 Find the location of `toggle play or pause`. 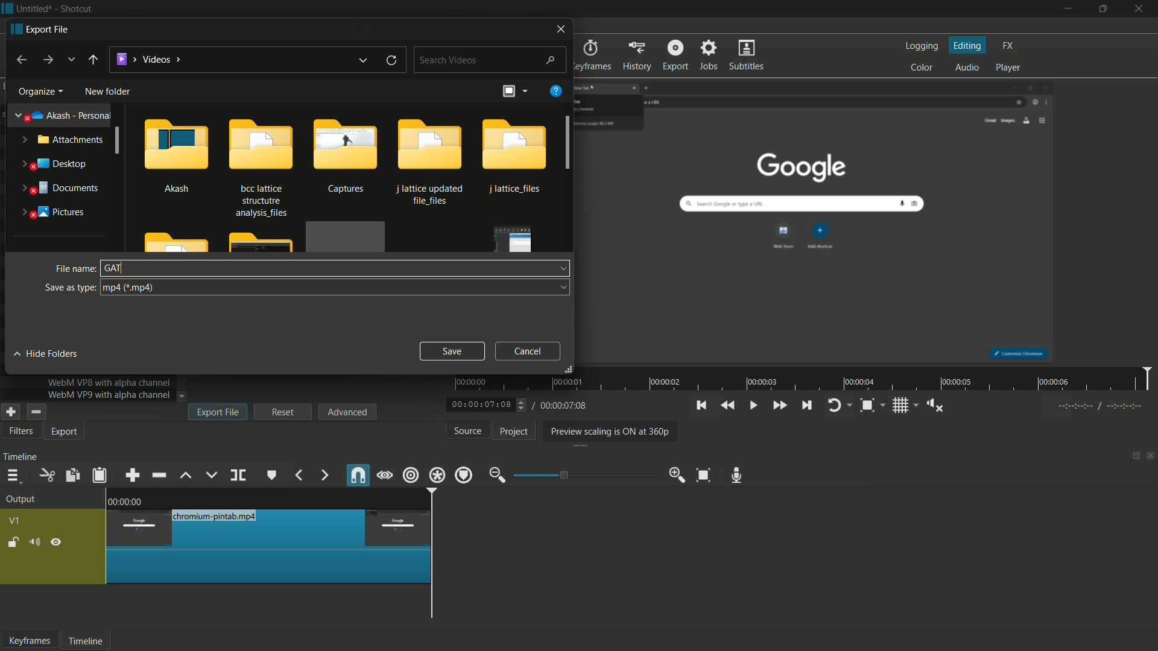

toggle play or pause is located at coordinates (752, 404).